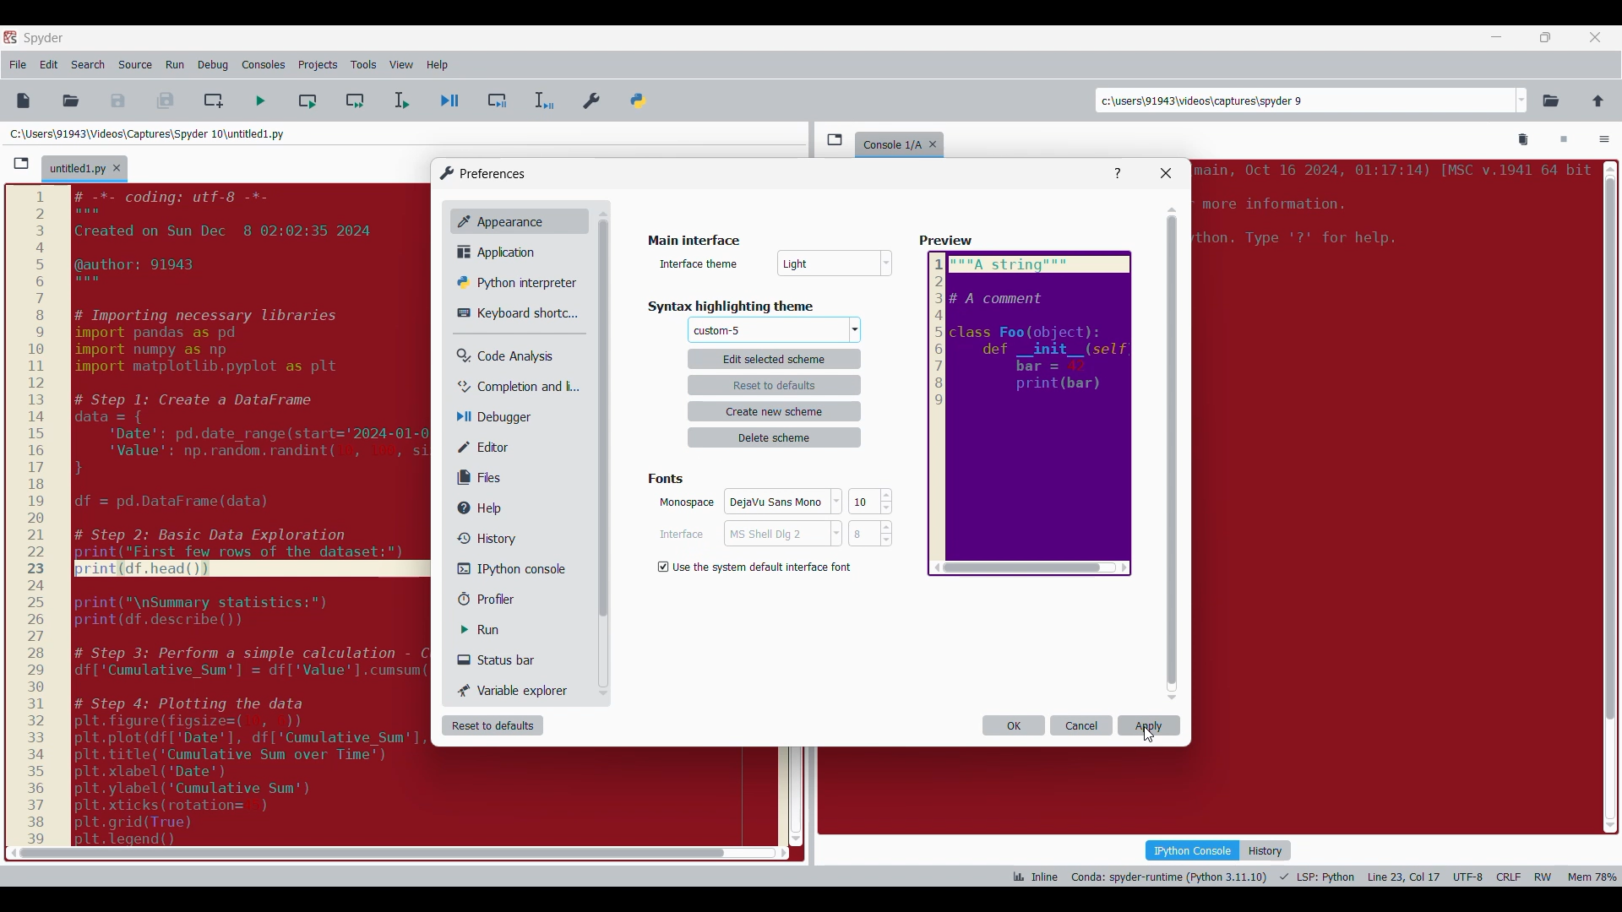  What do you see at coordinates (1030, 414) in the screenshot?
I see `Preview reflecting new custom theme` at bounding box center [1030, 414].